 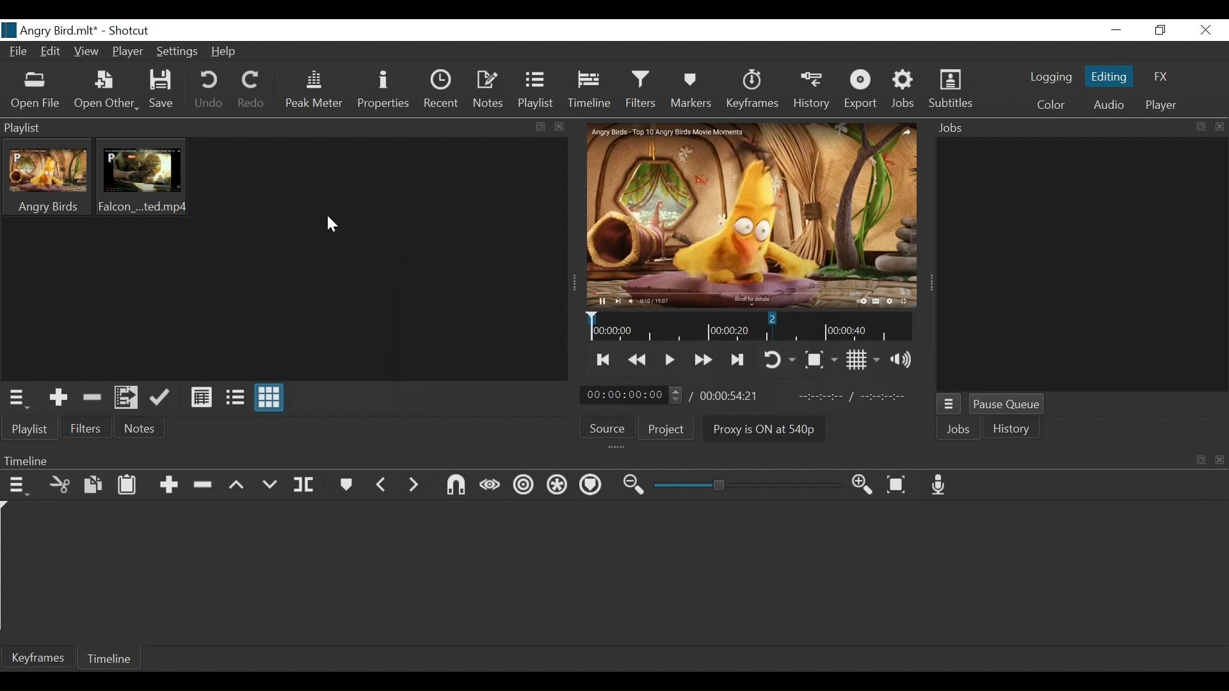 What do you see at coordinates (141, 427) in the screenshot?
I see `Notes` at bounding box center [141, 427].